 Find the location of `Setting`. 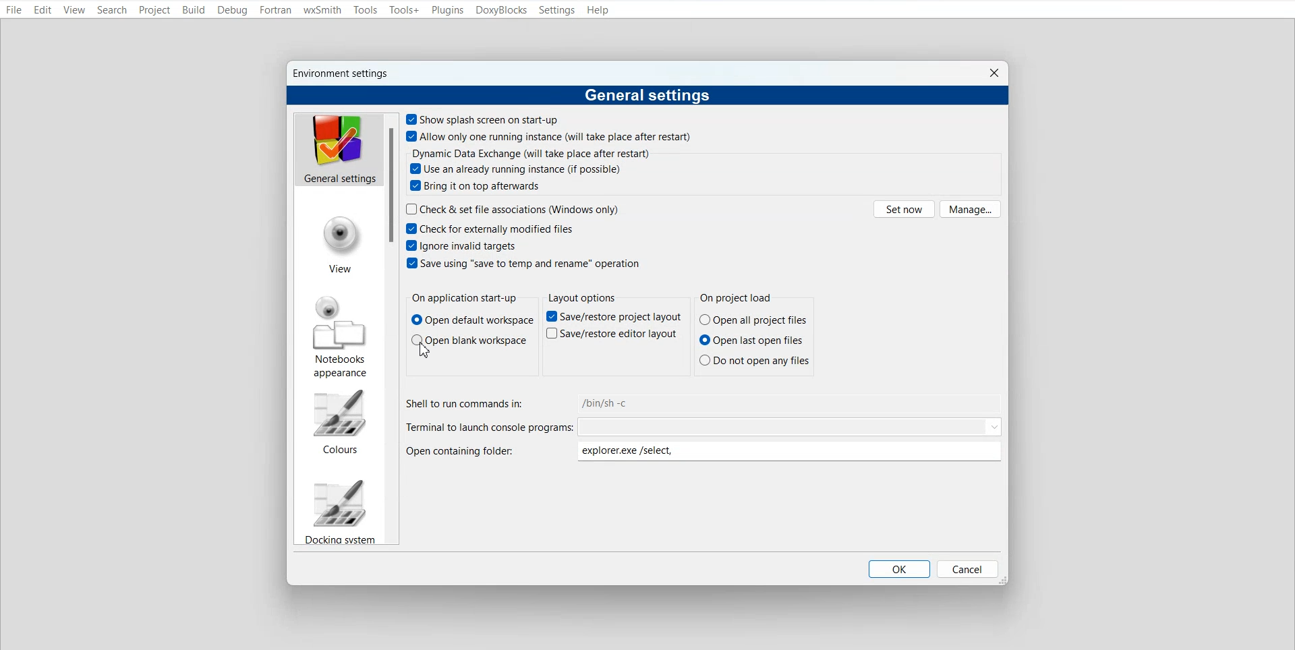

Setting is located at coordinates (556, 10).